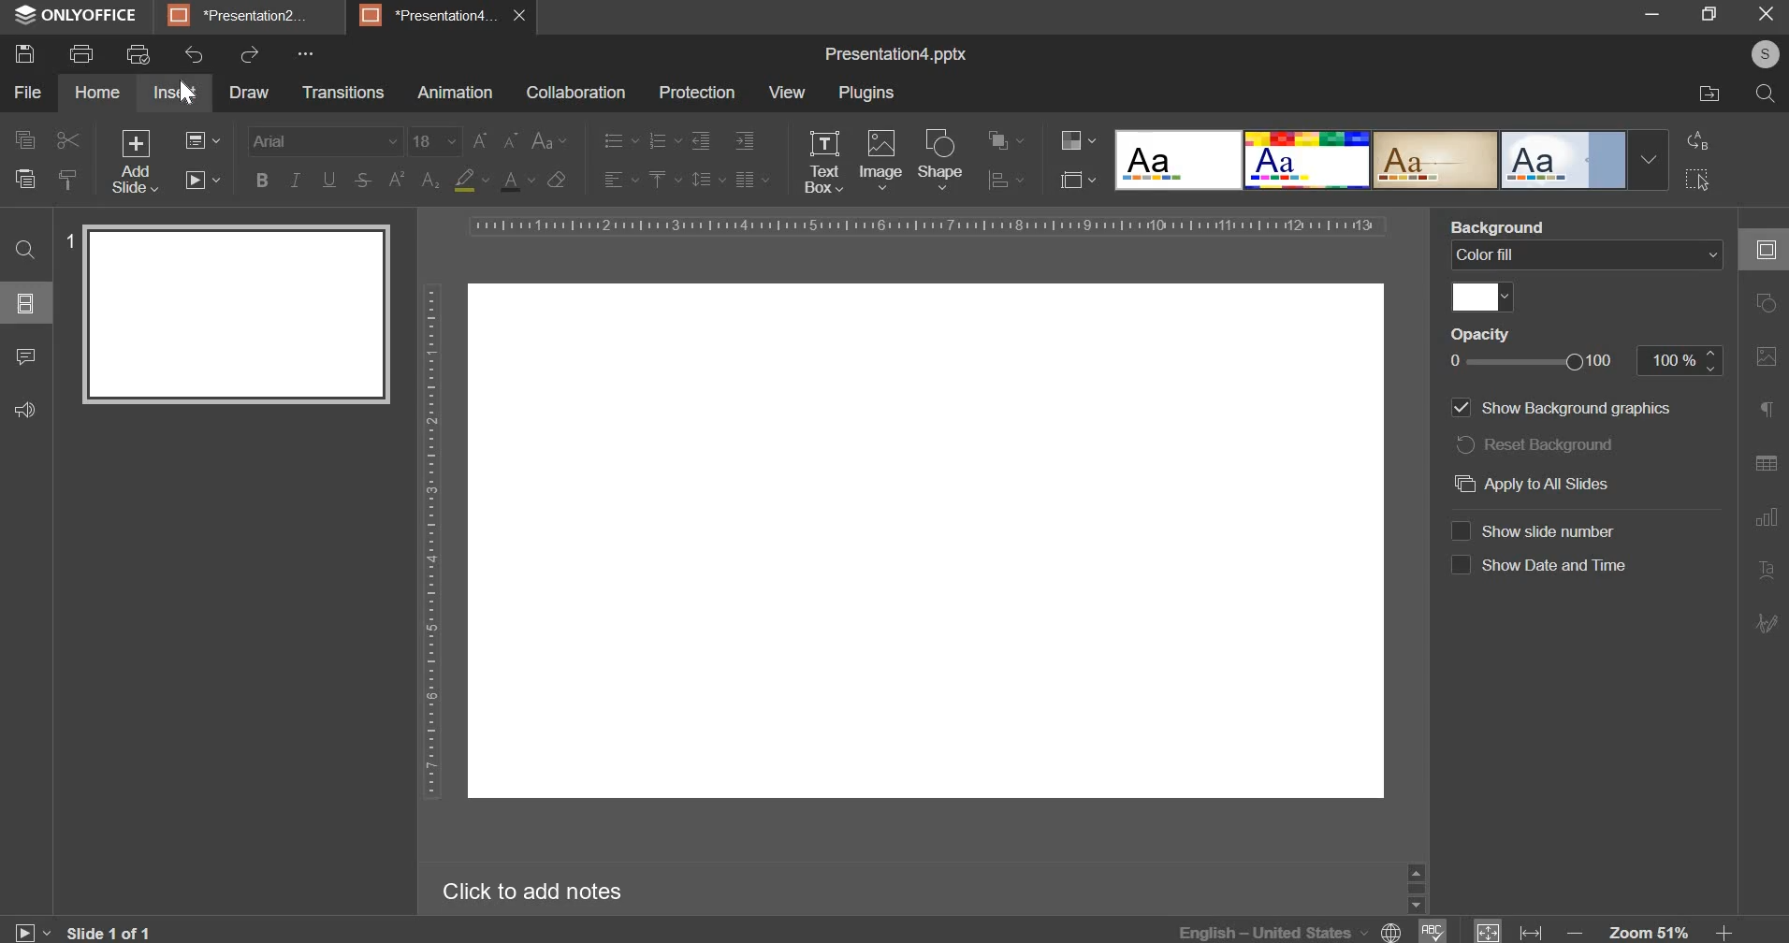 This screenshot has height=943, width=1789. I want to click on restore down, so click(1712, 14).